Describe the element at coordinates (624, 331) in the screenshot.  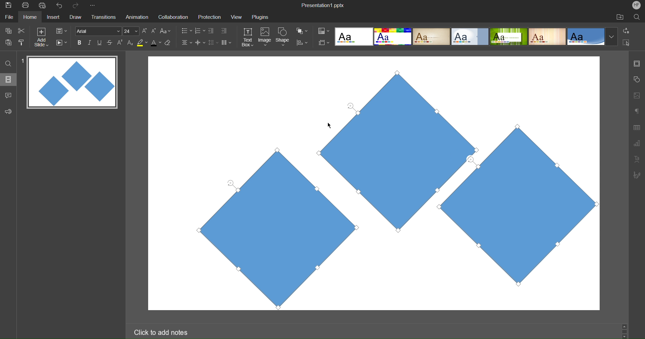
I see `scrollbar` at that location.